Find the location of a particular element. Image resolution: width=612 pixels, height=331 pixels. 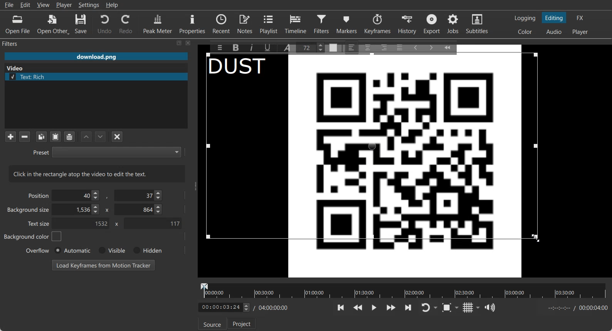

Text Frame is located at coordinates (375, 162).